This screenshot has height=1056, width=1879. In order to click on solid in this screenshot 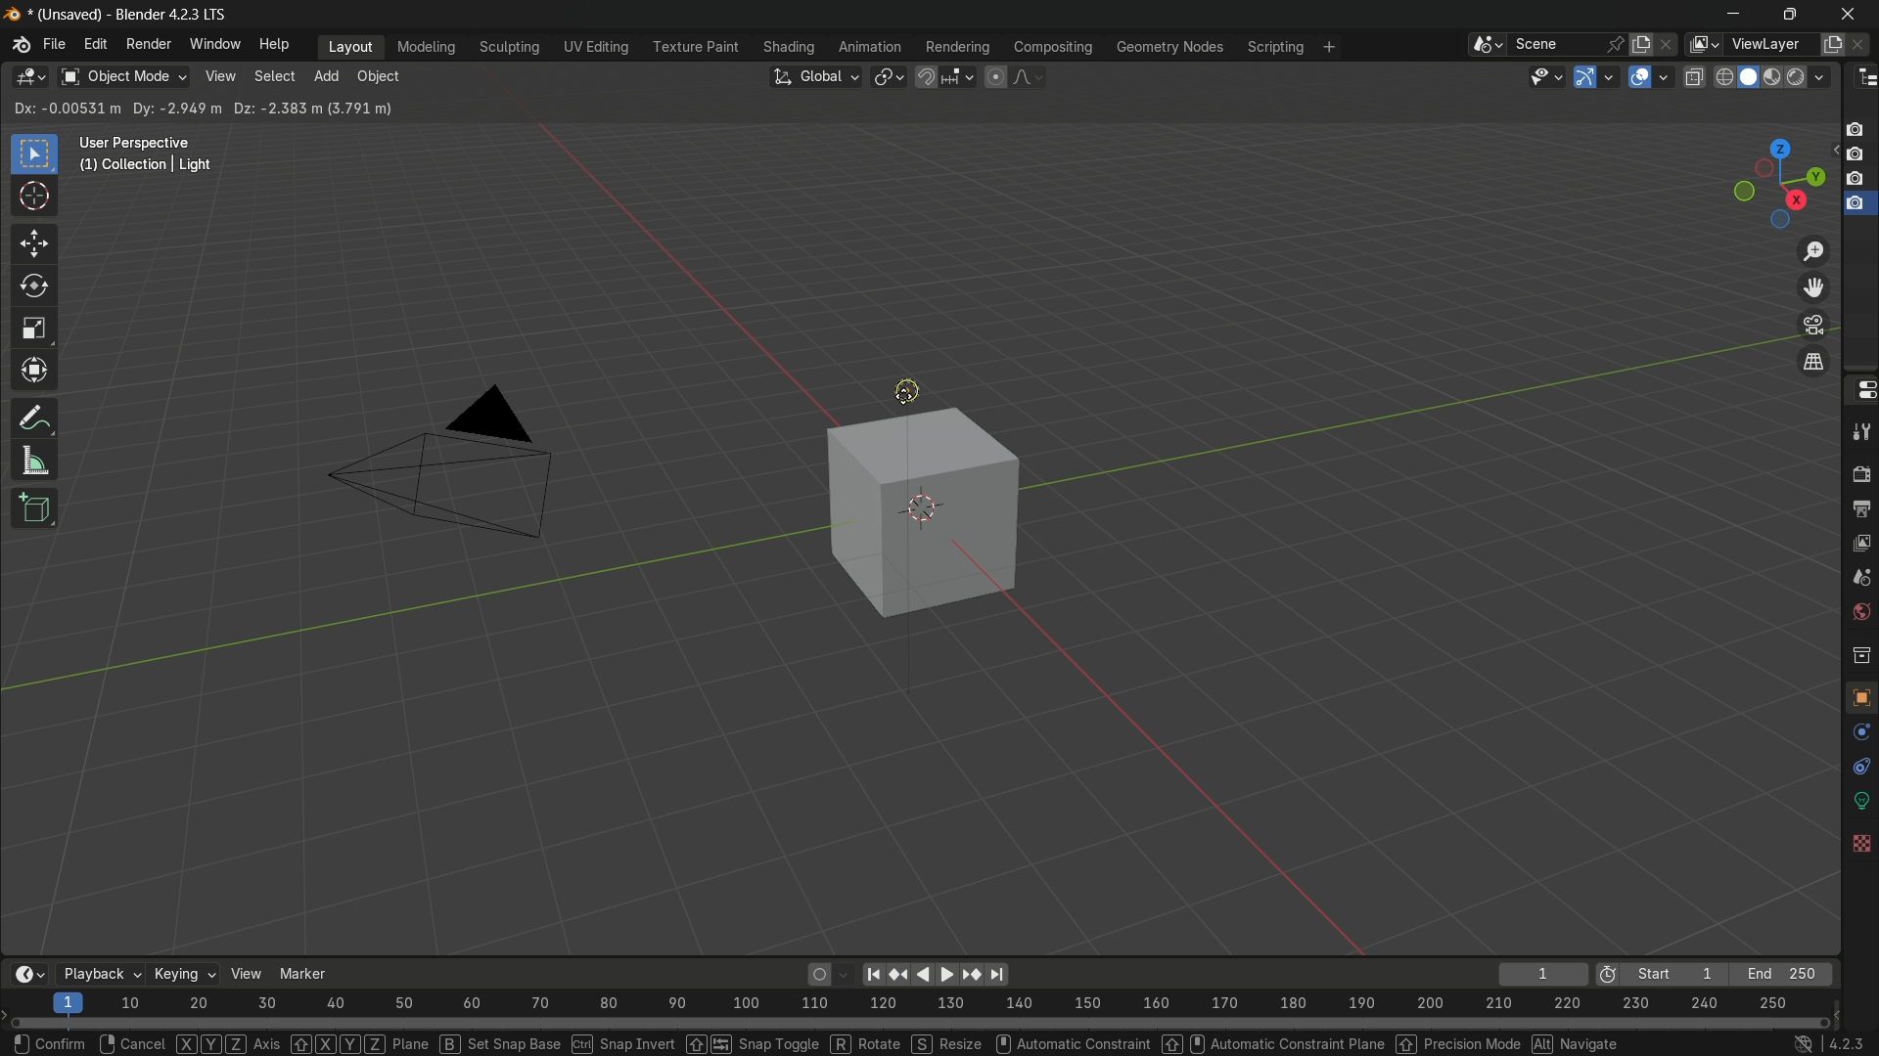, I will do `click(1748, 79)`.